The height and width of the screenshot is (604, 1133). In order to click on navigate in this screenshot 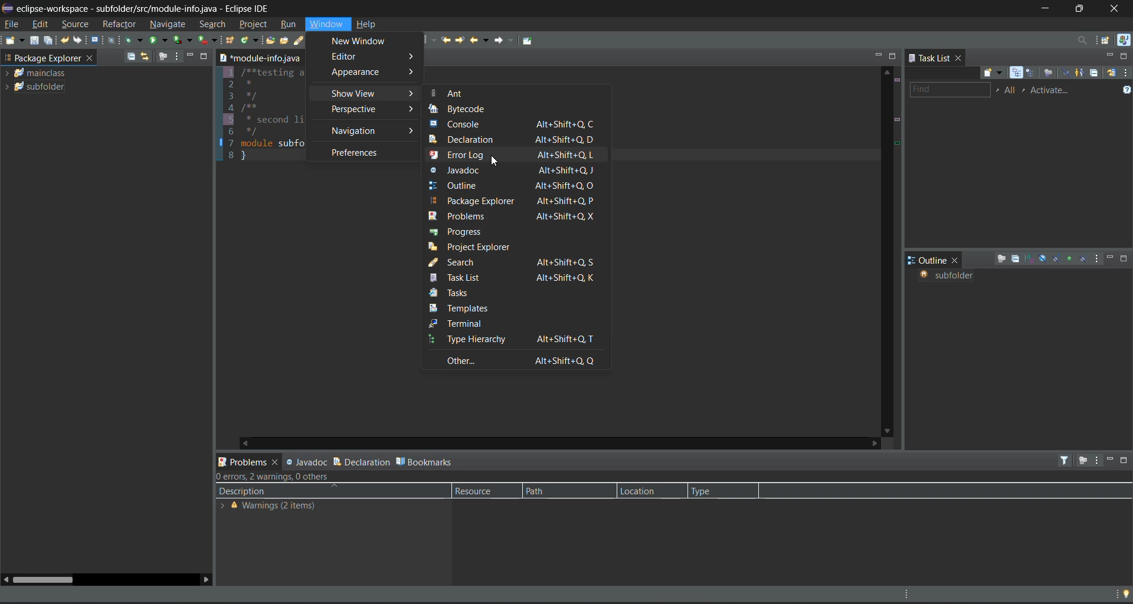, I will do `click(169, 24)`.